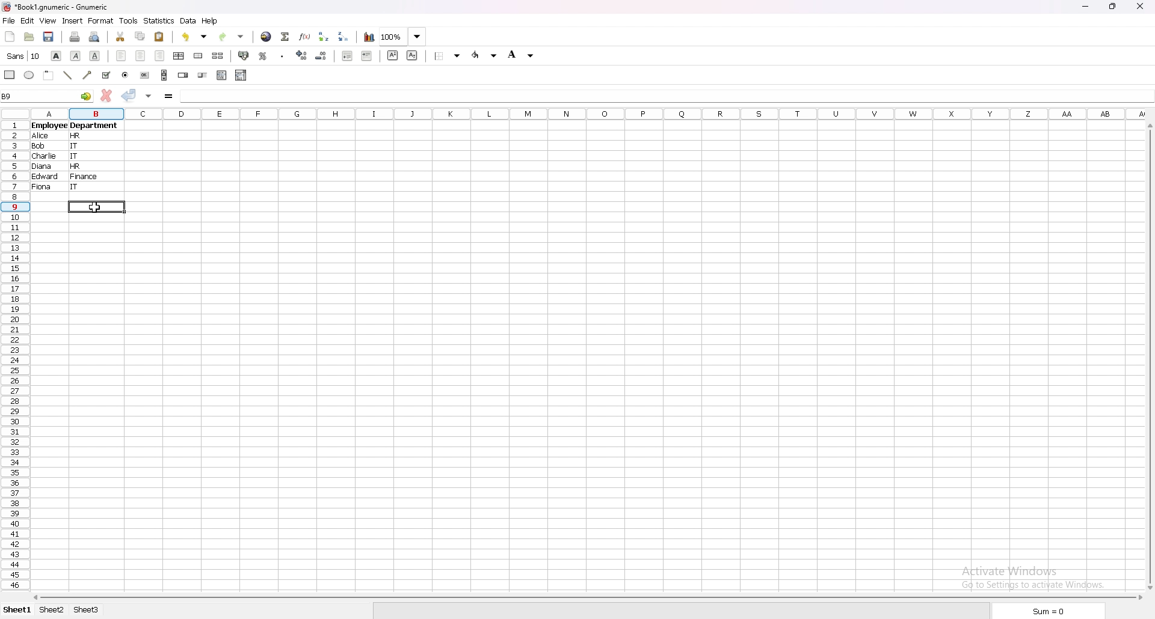 The height and width of the screenshot is (619, 1155). I want to click on rectangle, so click(10, 74).